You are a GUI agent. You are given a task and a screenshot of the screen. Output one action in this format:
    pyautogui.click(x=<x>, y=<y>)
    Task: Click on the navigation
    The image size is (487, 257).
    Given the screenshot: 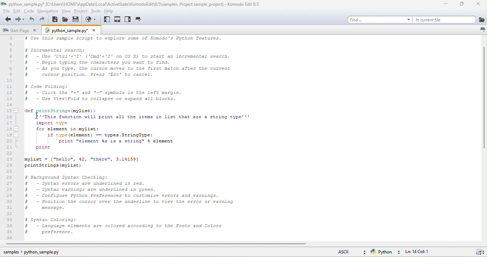 What is the action you would take?
    pyautogui.click(x=48, y=11)
    